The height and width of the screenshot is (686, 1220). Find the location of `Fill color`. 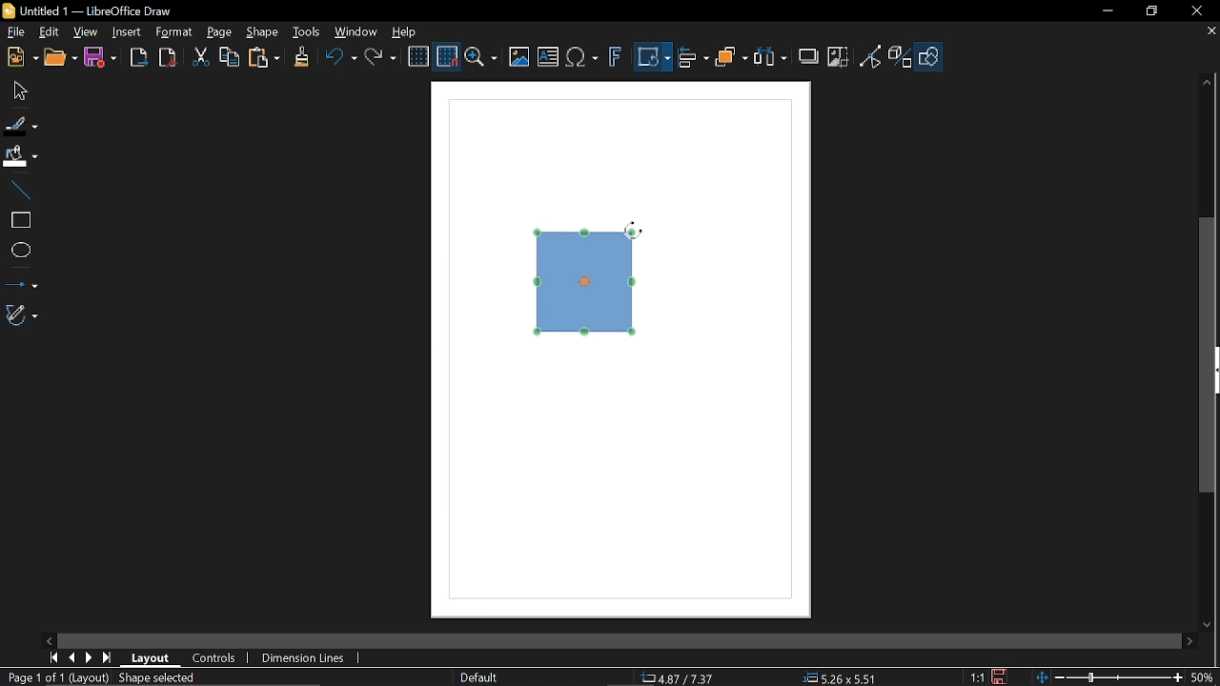

Fill color is located at coordinates (21, 156).